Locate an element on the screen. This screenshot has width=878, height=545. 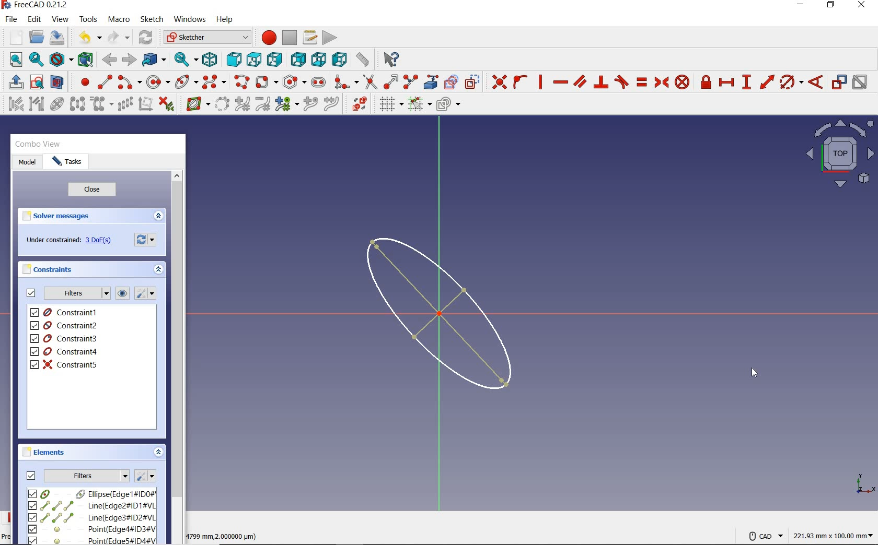
execute macro is located at coordinates (330, 37).